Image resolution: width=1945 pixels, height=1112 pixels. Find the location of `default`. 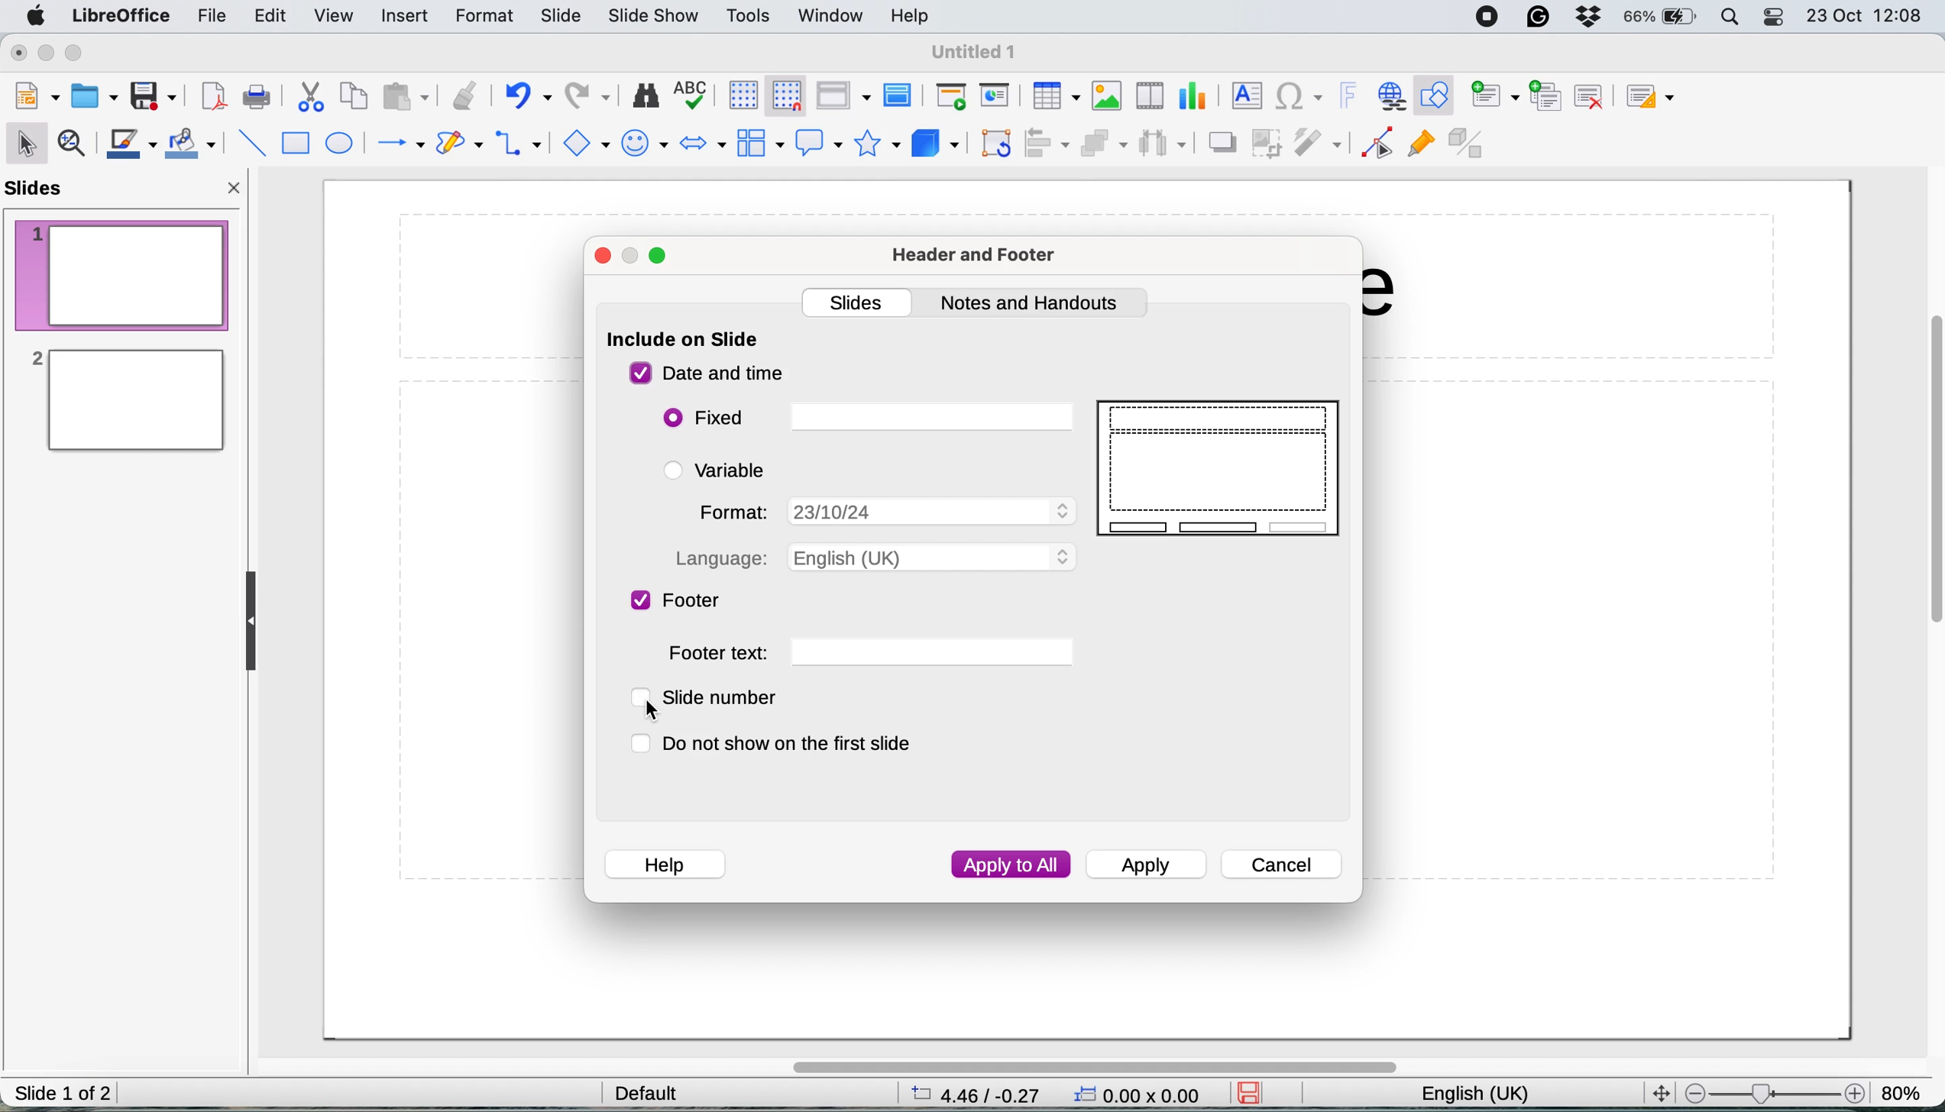

default is located at coordinates (653, 1092).